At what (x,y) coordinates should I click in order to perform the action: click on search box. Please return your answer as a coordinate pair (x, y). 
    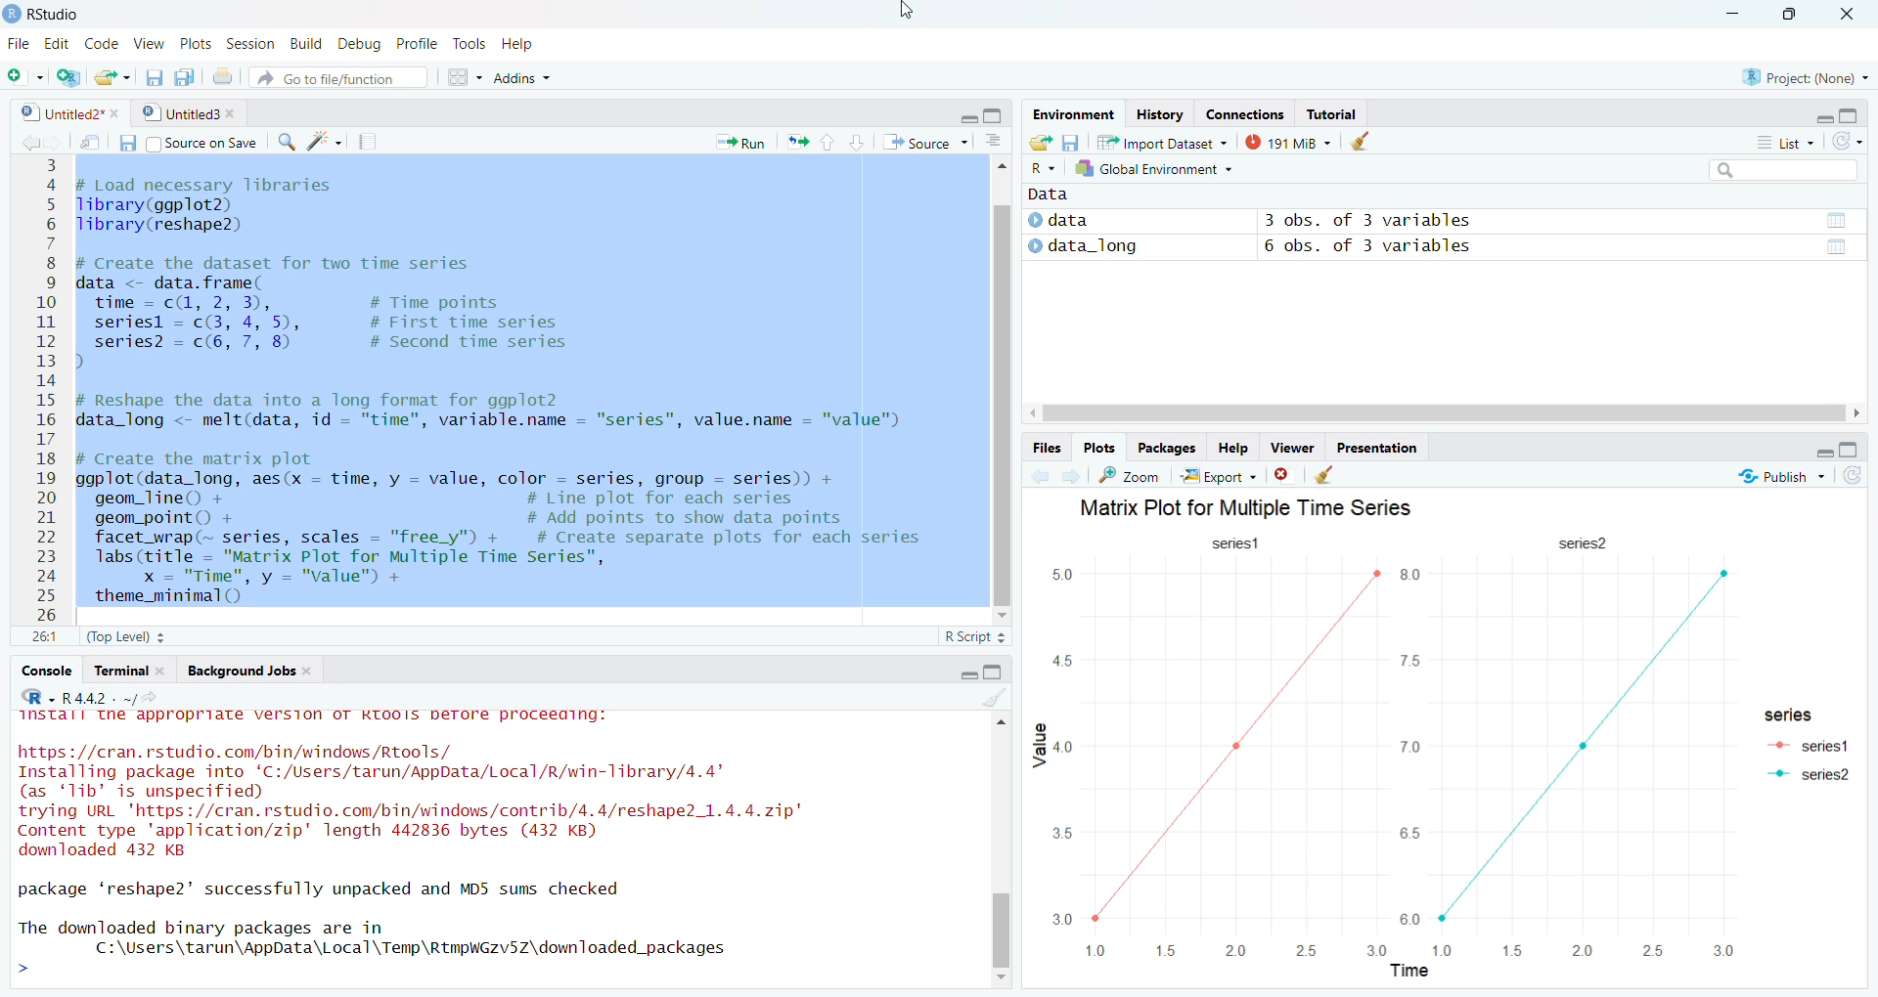
    Looking at the image, I should click on (1781, 169).